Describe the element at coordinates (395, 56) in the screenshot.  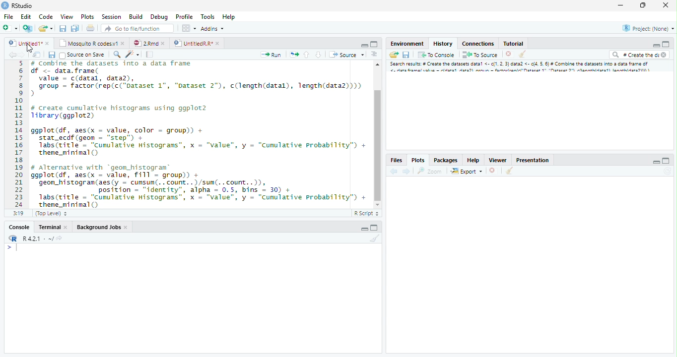
I see `Load Workspace` at that location.